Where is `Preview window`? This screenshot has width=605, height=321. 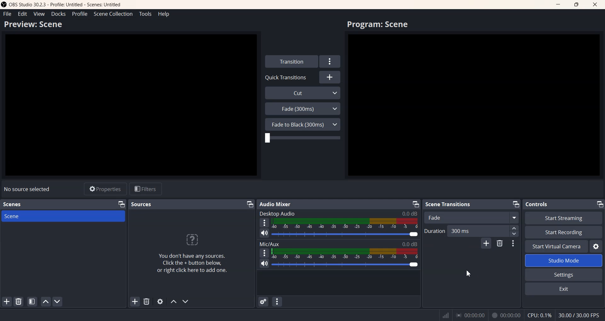
Preview window is located at coordinates (473, 105).